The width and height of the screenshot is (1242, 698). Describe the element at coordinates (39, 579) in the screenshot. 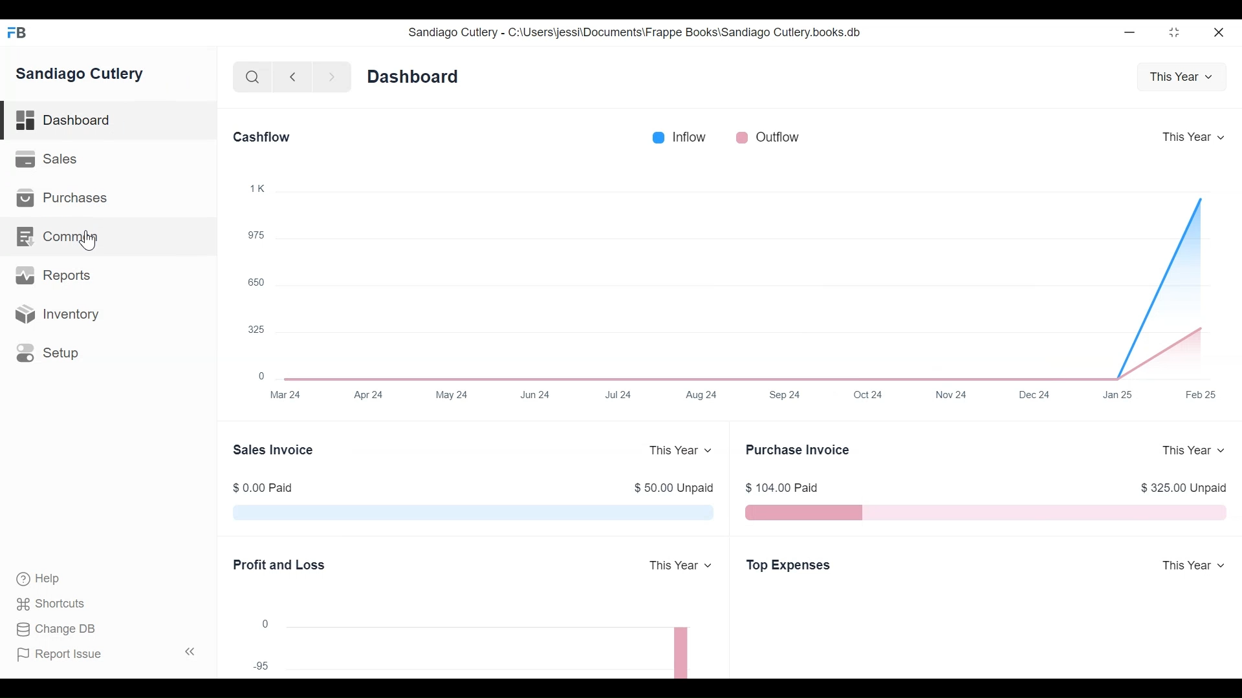

I see `Help` at that location.